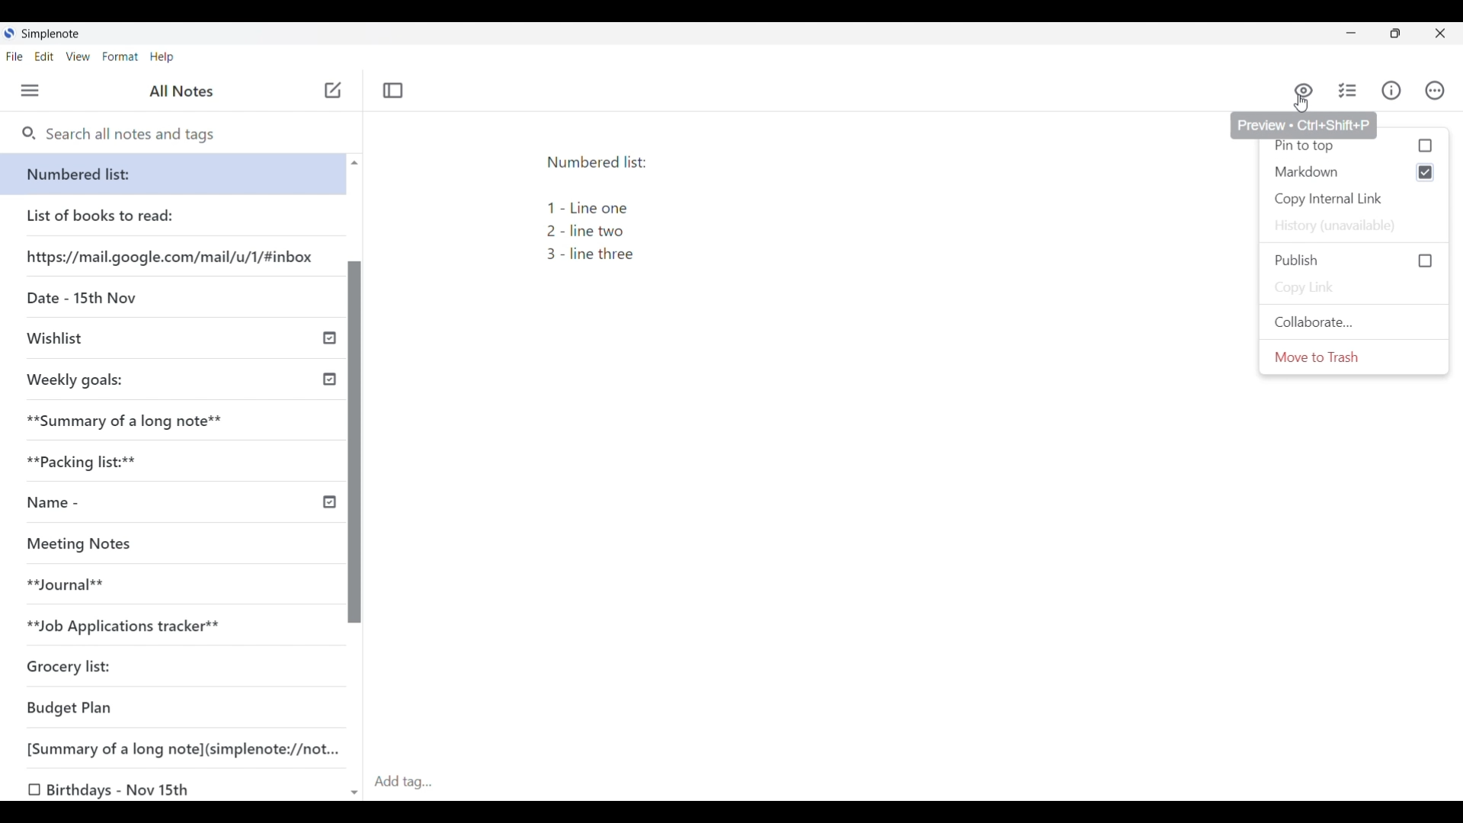 This screenshot has height=823, width=1463. I want to click on 1- Line one
2 - line two
3 - line three, so click(589, 233).